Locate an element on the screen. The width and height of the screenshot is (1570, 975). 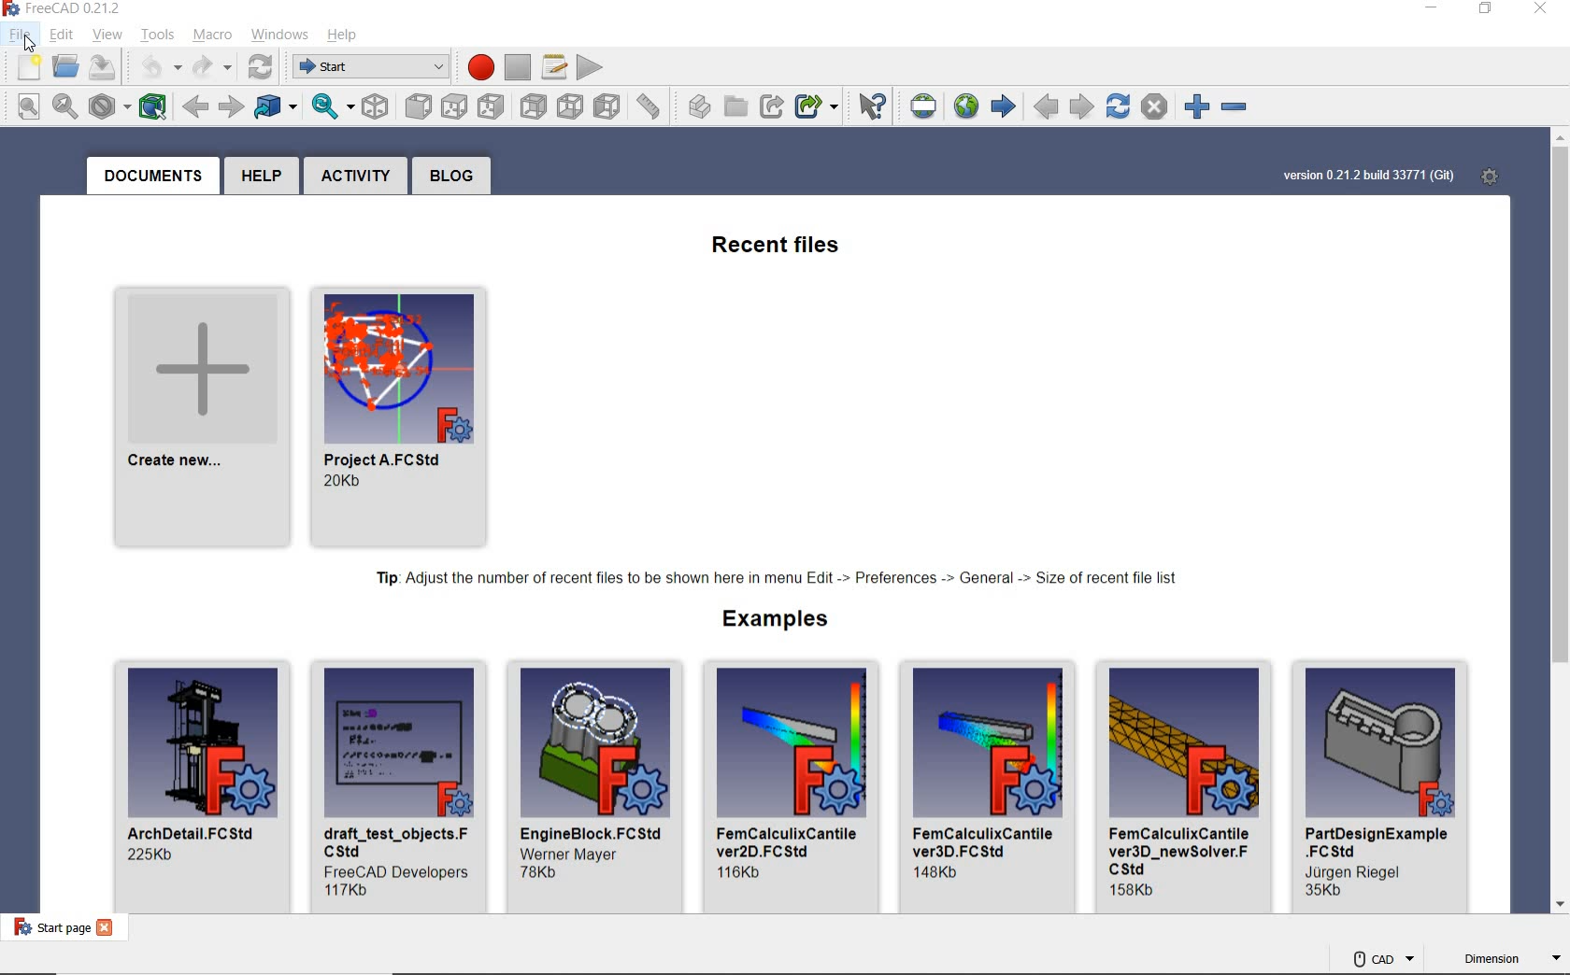
HELP is located at coordinates (262, 176).